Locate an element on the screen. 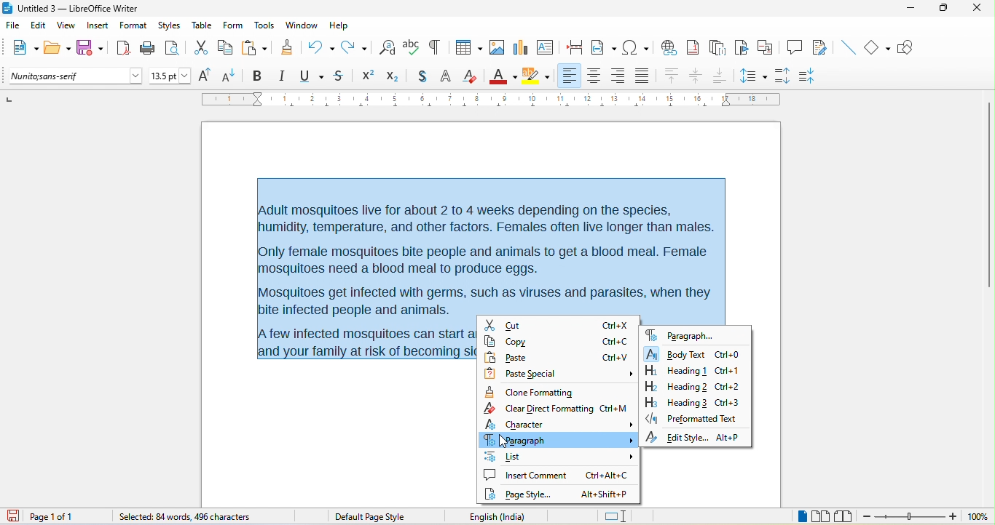 This screenshot has height=525, width=995. multiple page view is located at coordinates (821, 517).